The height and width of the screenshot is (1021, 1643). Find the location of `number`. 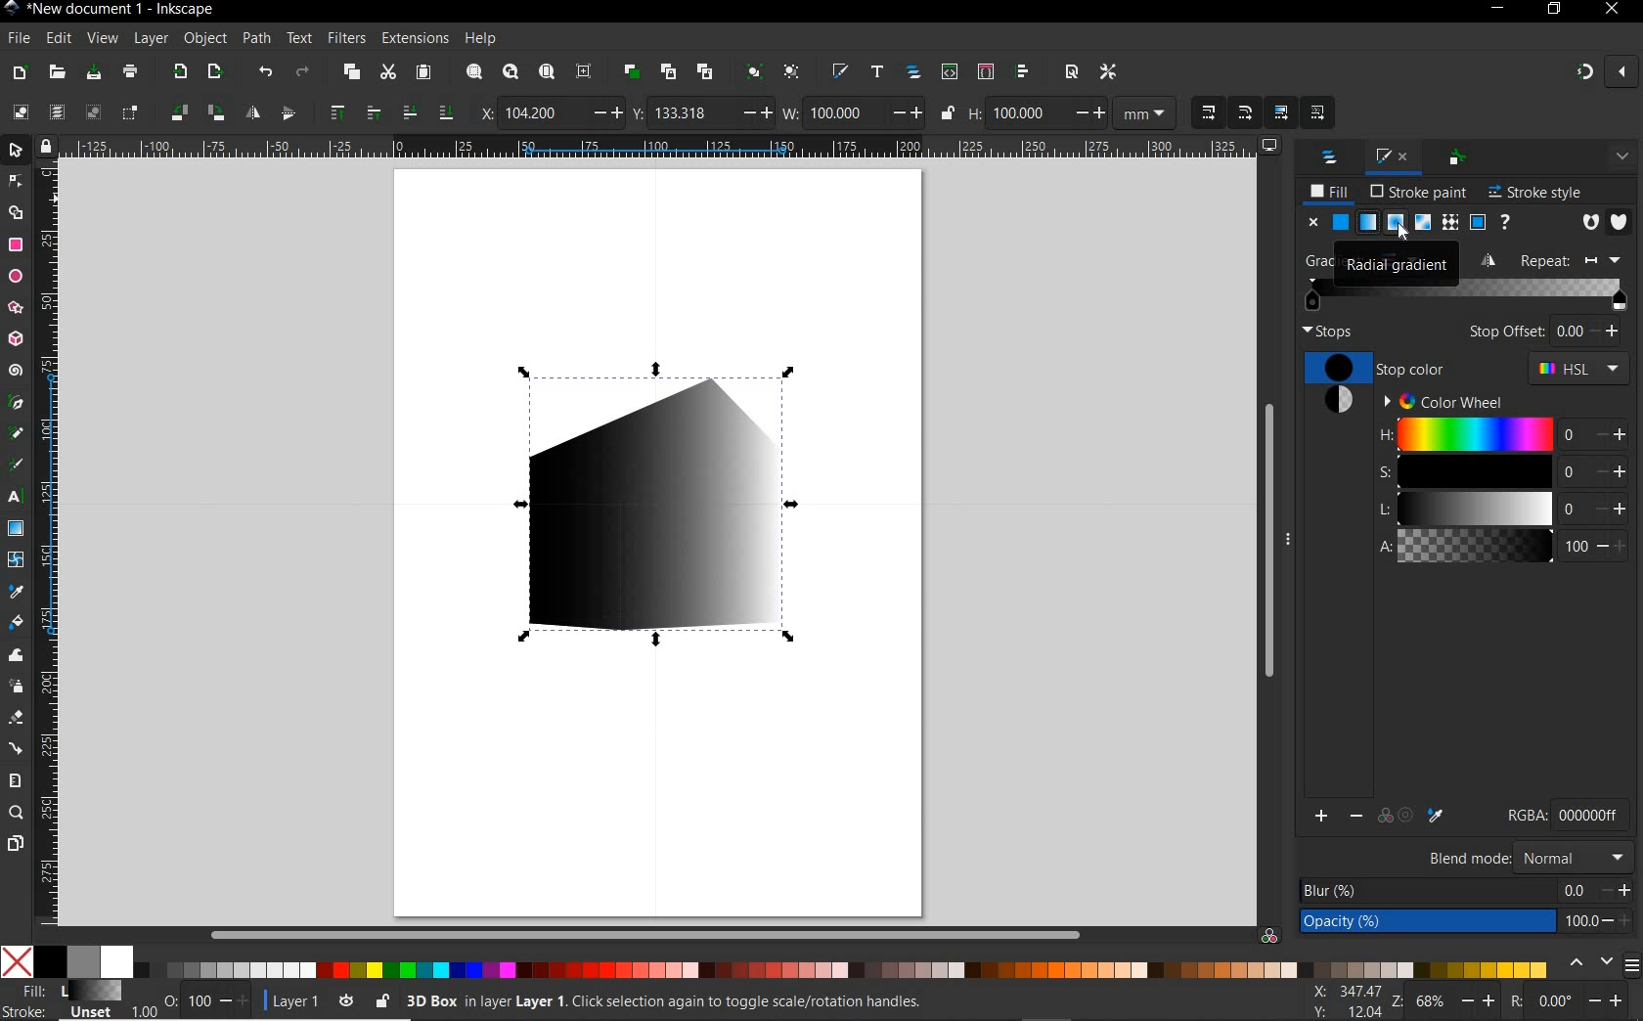

number is located at coordinates (1573, 489).